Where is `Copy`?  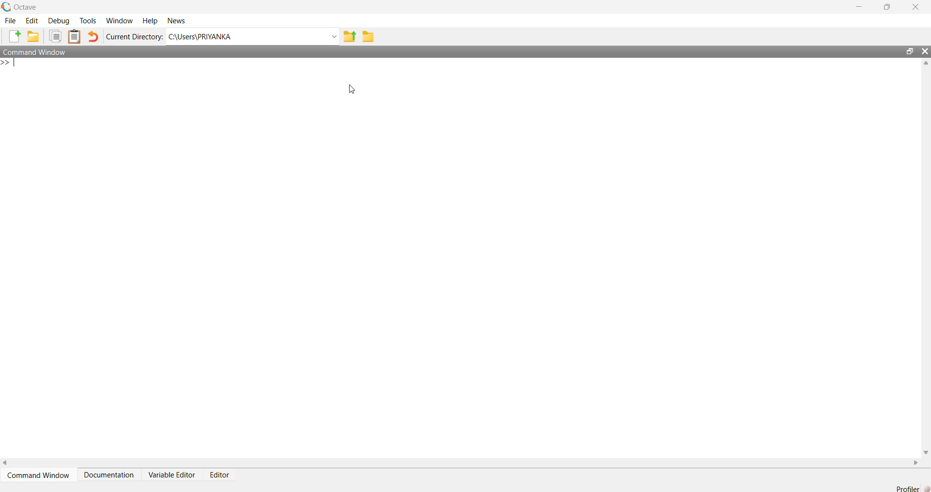
Copy is located at coordinates (54, 36).